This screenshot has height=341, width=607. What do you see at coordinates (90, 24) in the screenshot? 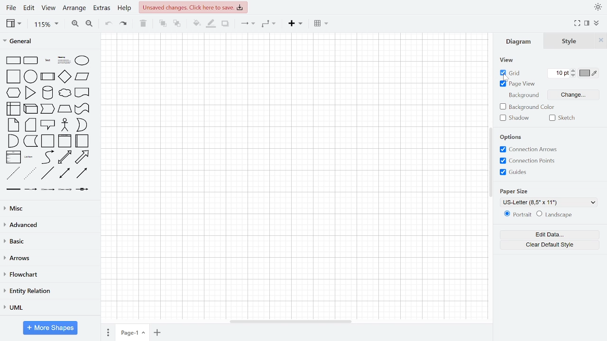
I see `zoom out` at bounding box center [90, 24].